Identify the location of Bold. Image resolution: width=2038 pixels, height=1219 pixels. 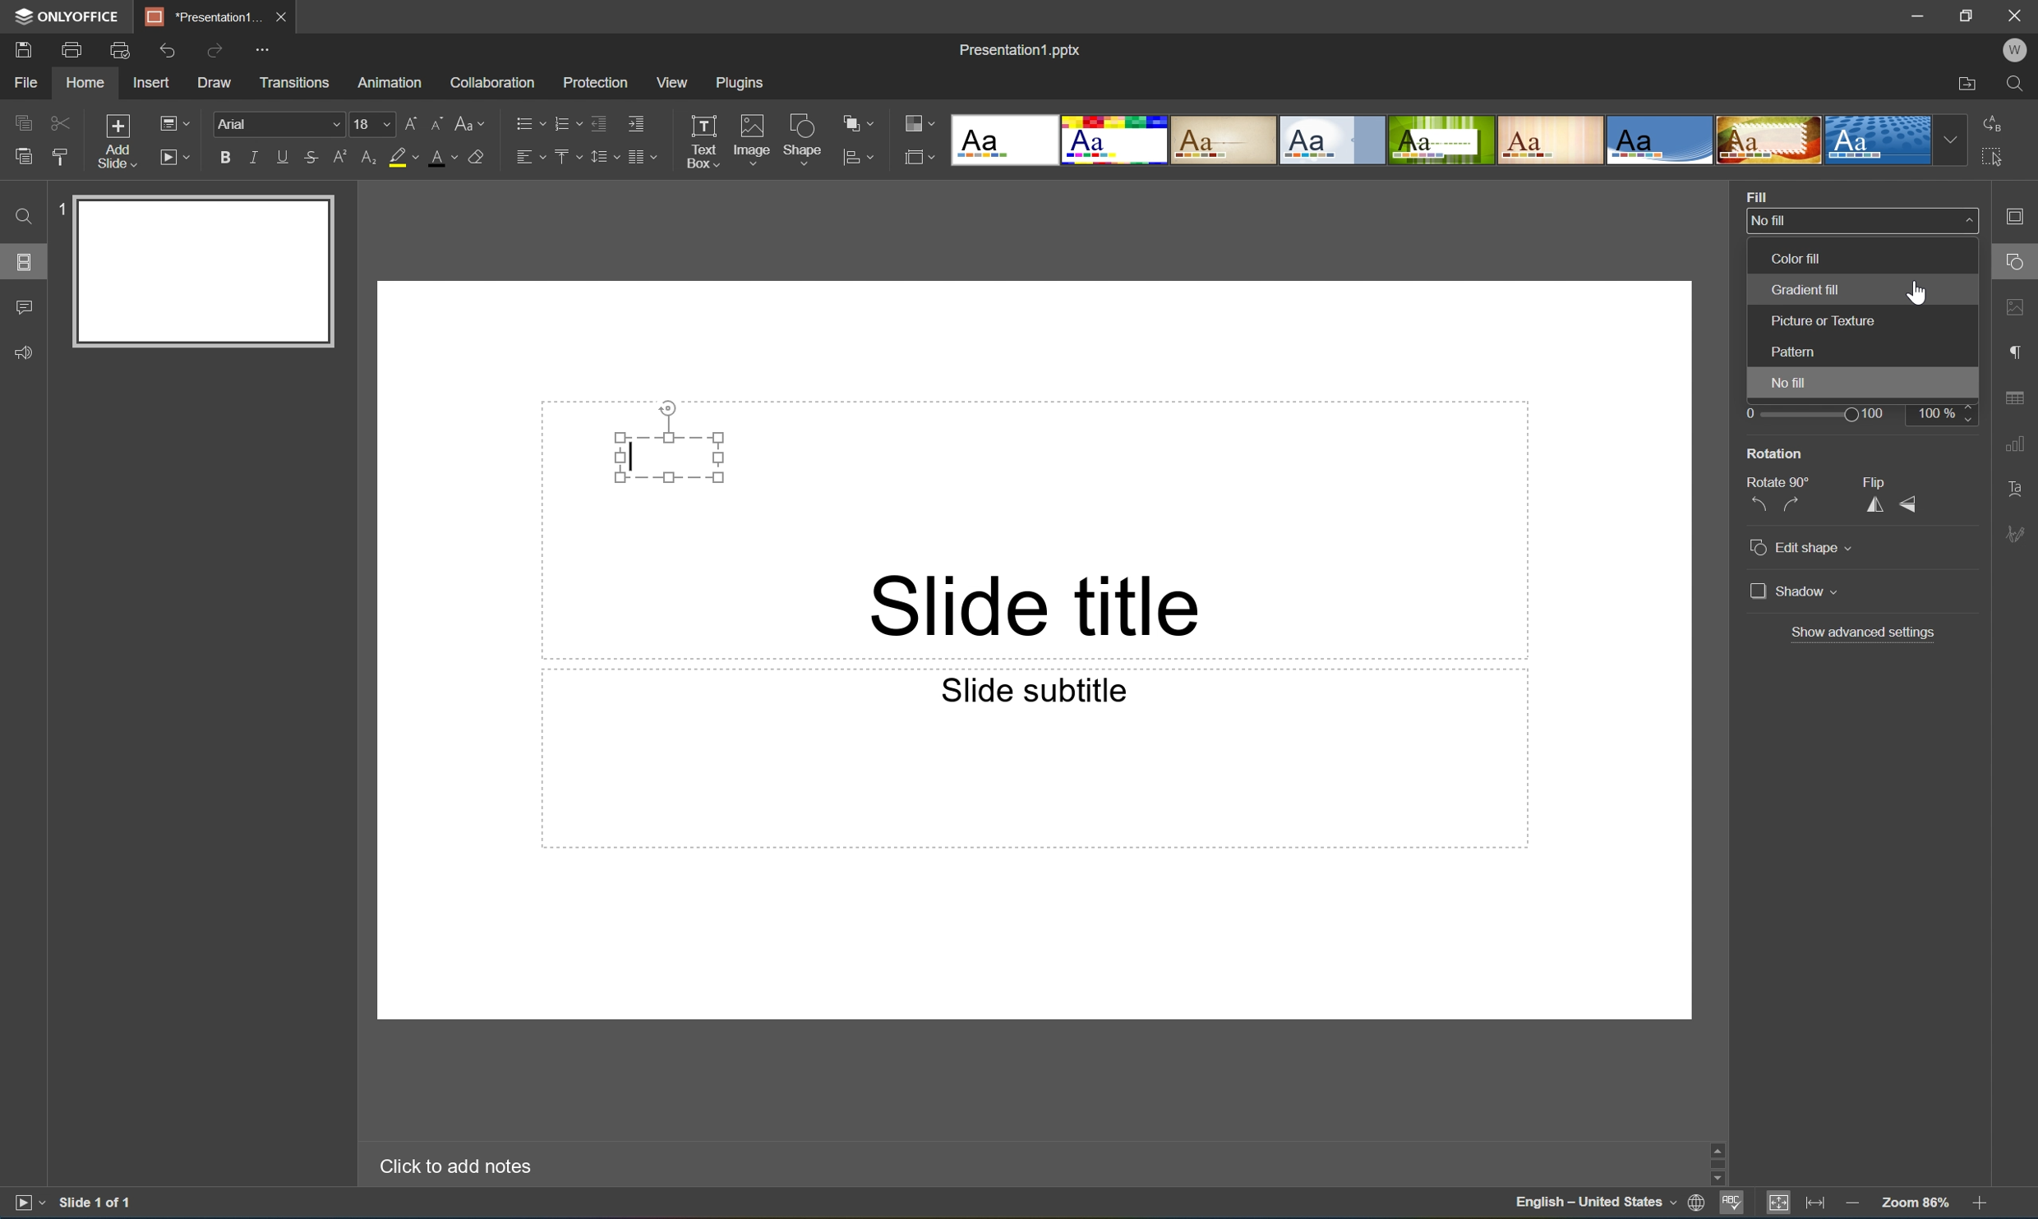
(226, 154).